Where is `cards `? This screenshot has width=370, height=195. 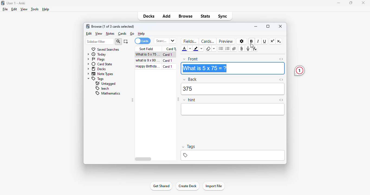 cards  is located at coordinates (207, 41).